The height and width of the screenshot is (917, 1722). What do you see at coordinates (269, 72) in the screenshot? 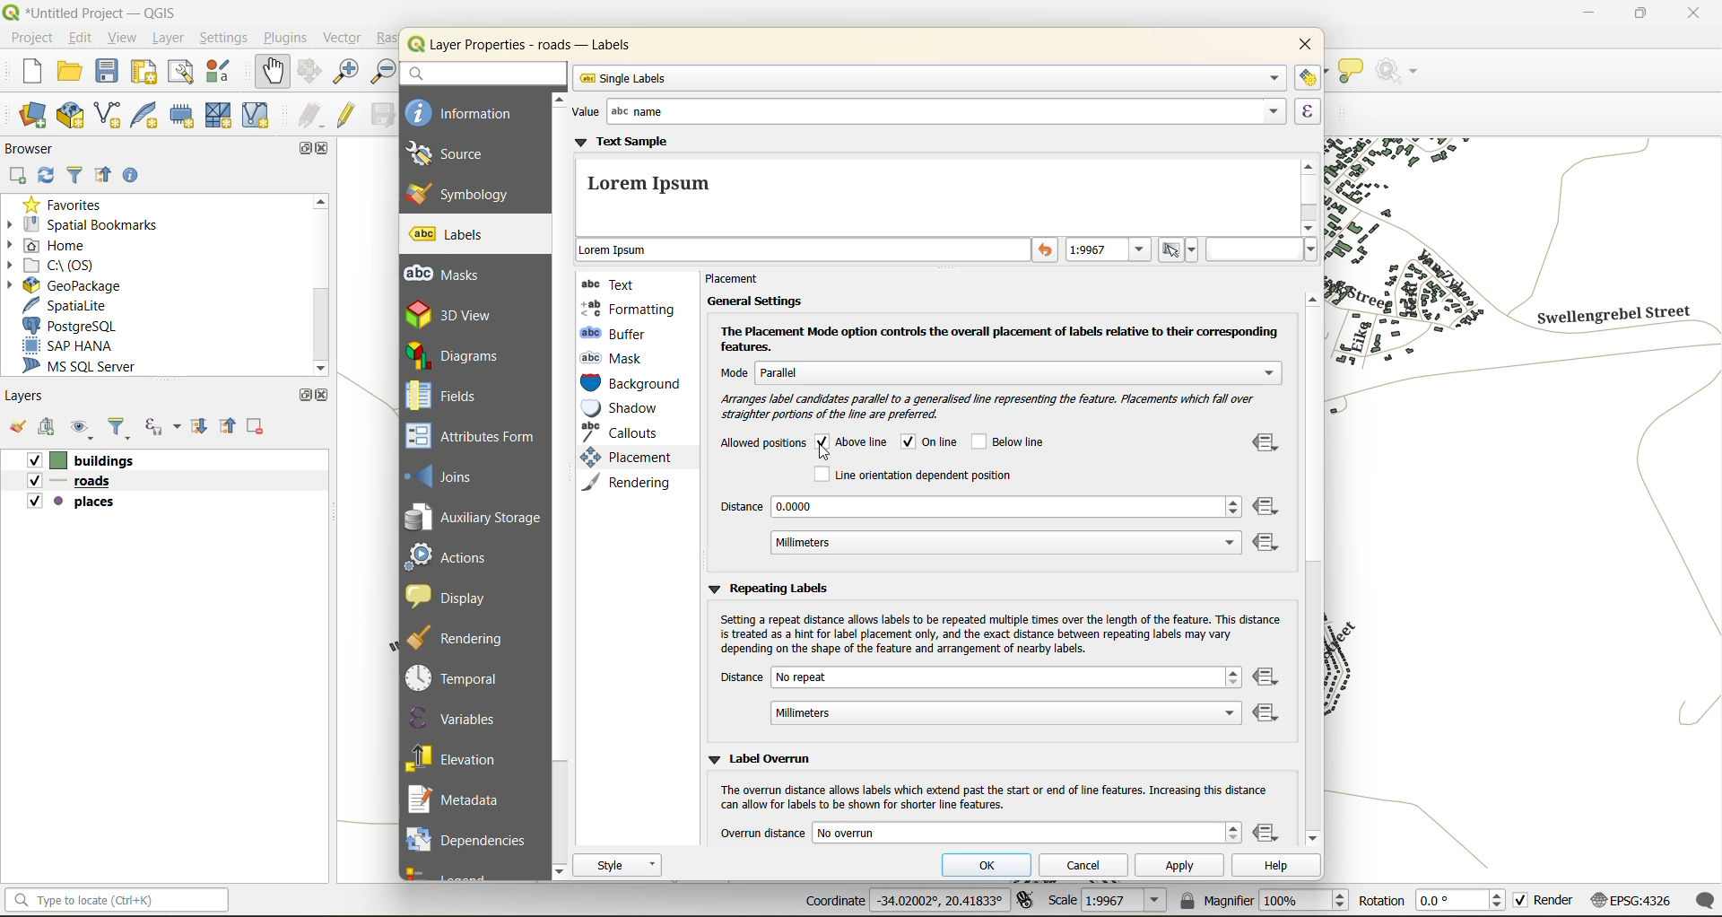
I see `pan map` at bounding box center [269, 72].